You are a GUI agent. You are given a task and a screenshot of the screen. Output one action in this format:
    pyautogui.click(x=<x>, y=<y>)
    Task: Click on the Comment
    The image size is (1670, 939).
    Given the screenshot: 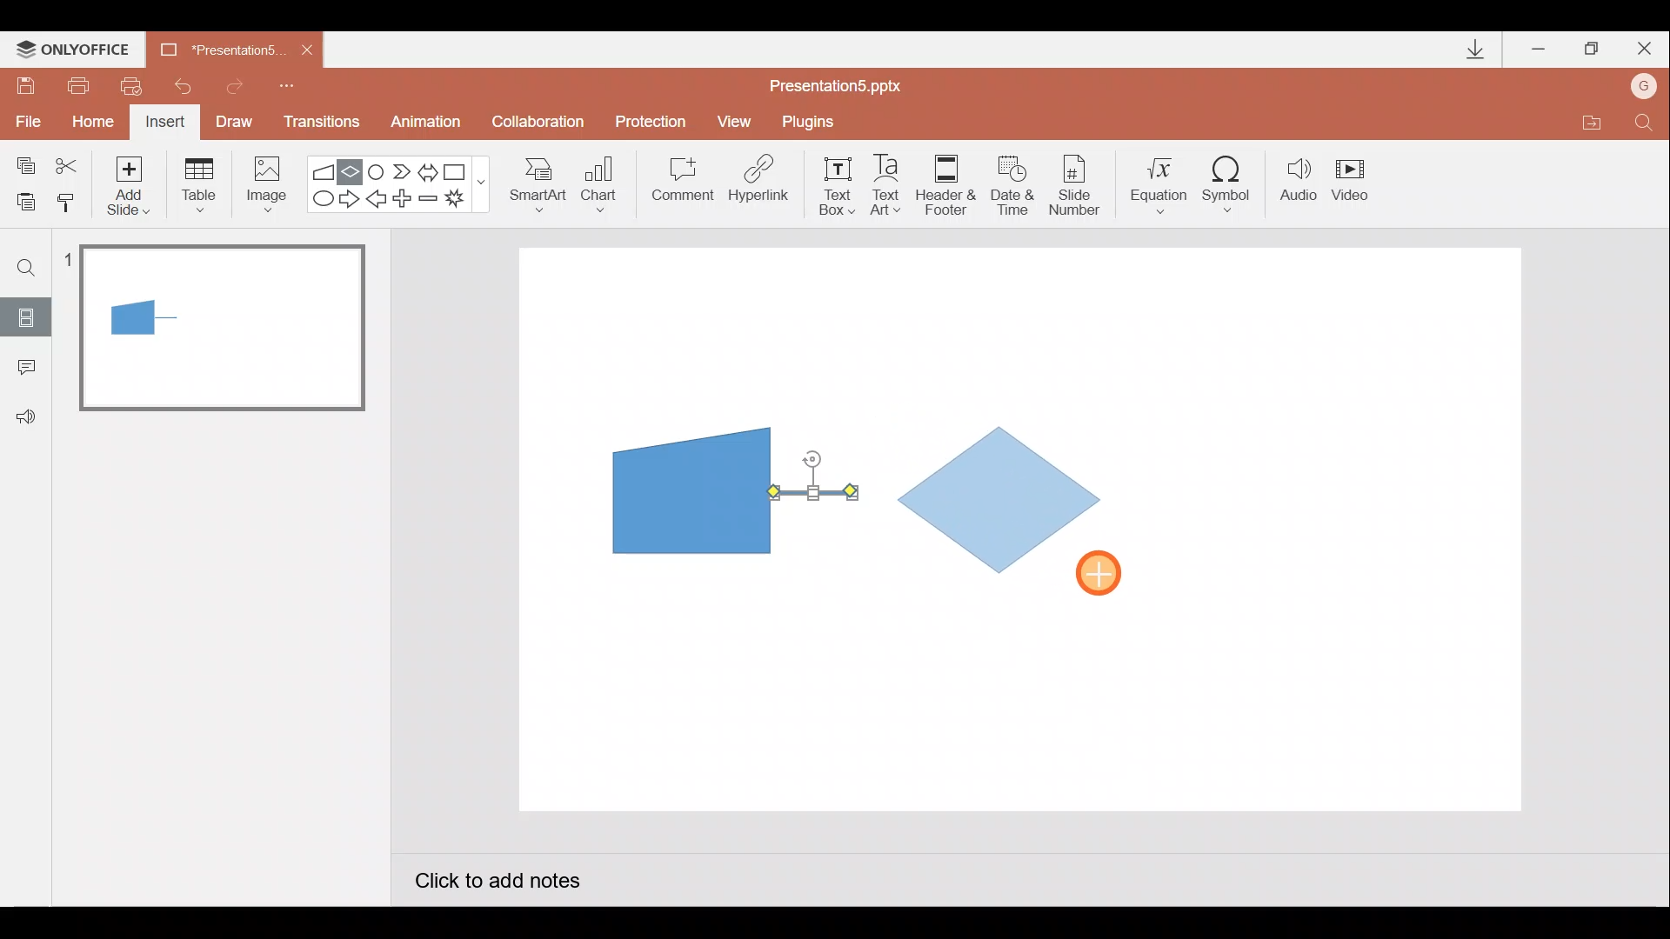 What is the action you would take?
    pyautogui.click(x=680, y=185)
    